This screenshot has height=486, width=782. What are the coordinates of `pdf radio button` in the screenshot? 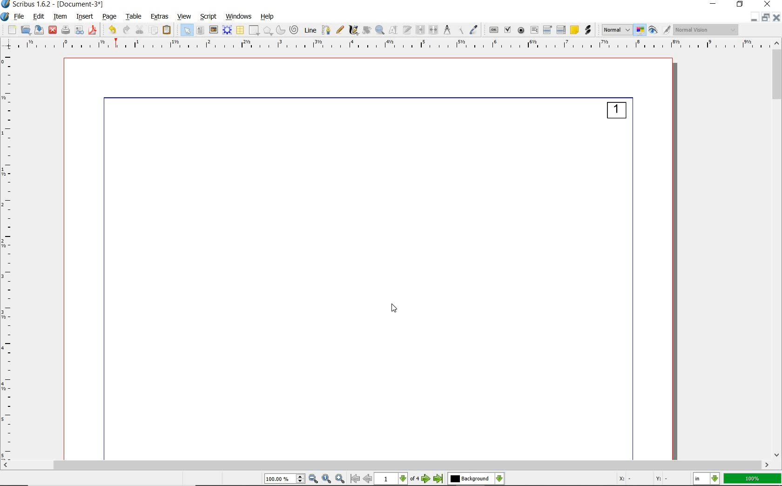 It's located at (521, 30).